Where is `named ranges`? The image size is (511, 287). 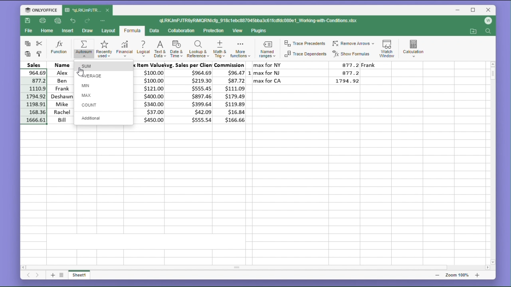 named ranges is located at coordinates (266, 50).